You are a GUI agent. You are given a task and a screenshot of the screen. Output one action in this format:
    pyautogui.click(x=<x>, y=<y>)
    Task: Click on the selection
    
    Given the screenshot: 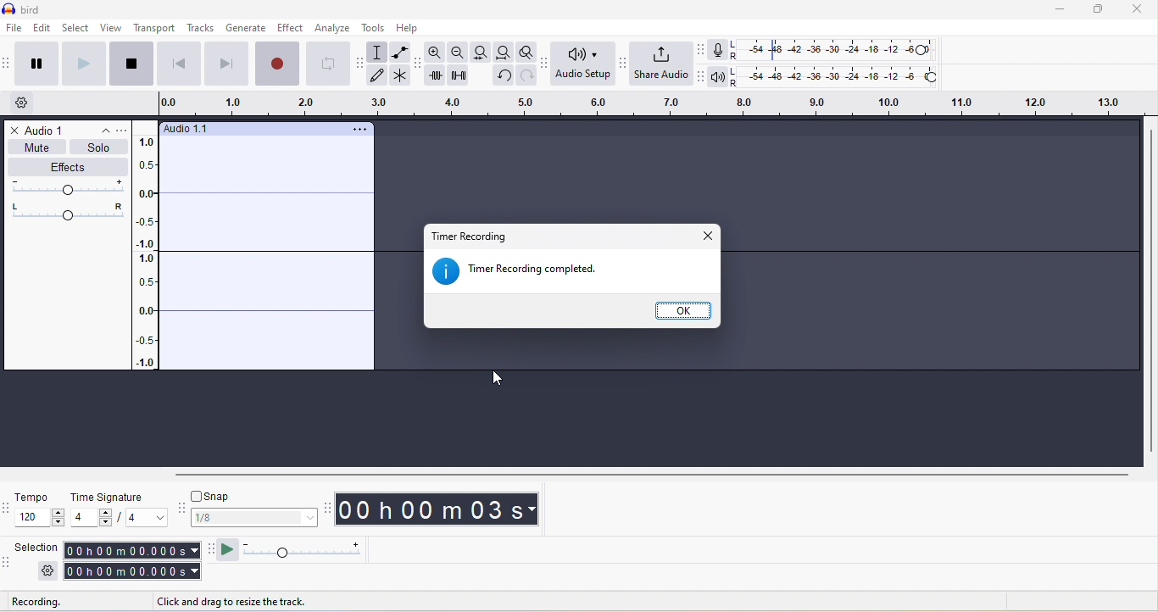 What is the action you would take?
    pyautogui.click(x=39, y=545)
    